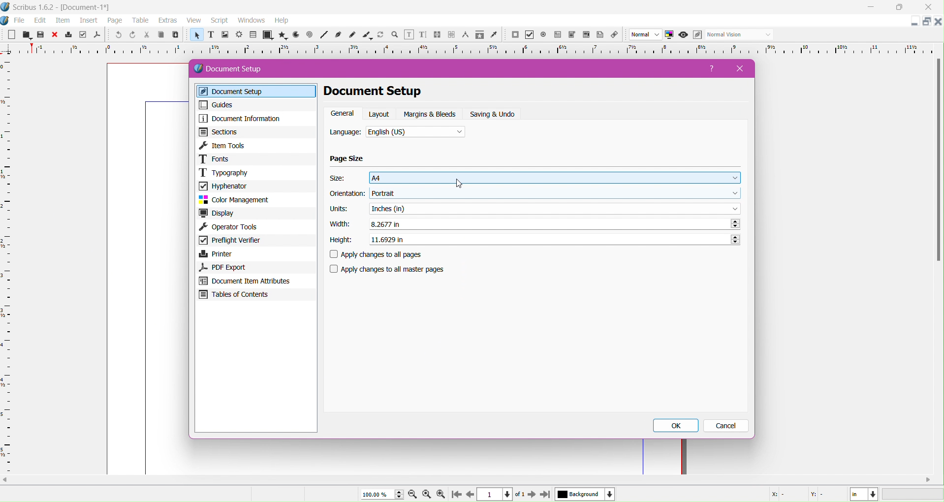  I want to click on calligraphic lines, so click(367, 35).